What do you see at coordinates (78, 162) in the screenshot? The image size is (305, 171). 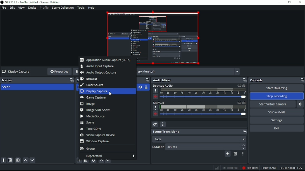 I see `Add source` at bounding box center [78, 162].